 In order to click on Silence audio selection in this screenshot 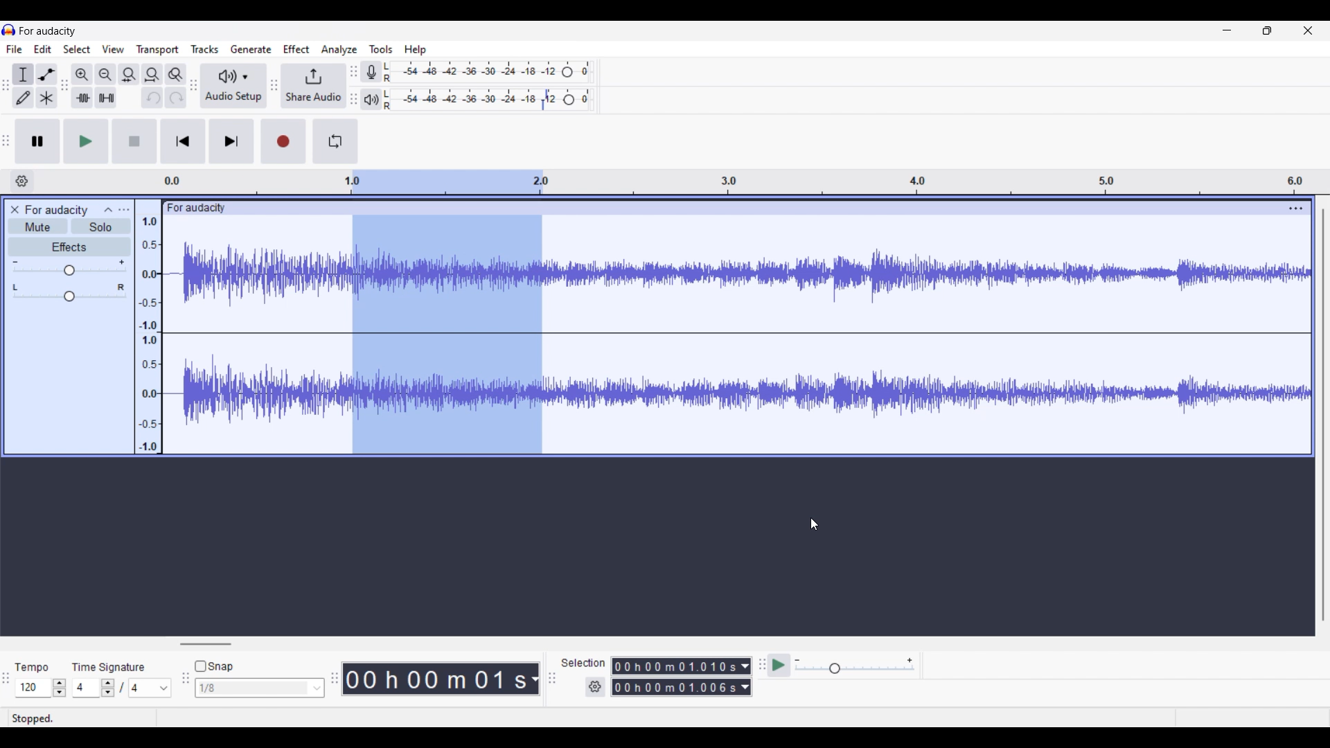, I will do `click(106, 98)`.